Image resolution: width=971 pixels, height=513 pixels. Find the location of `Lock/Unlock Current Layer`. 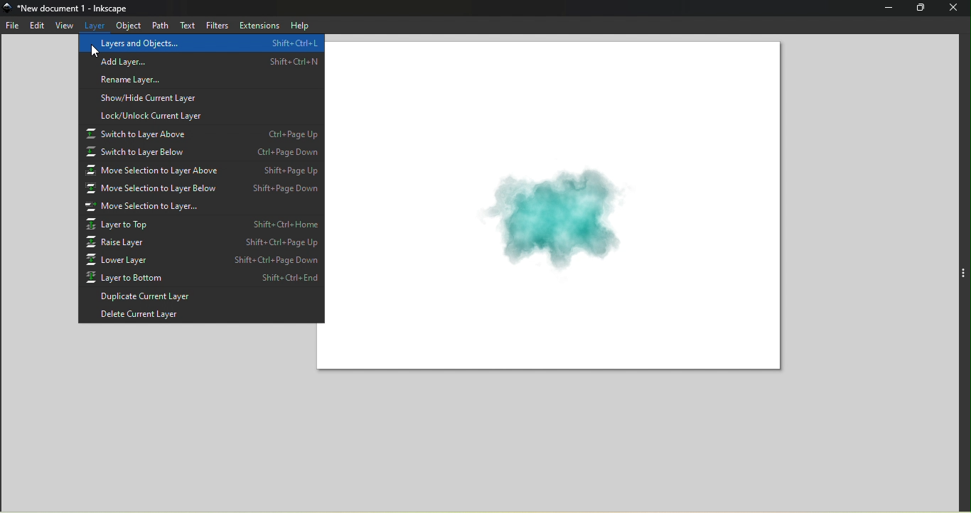

Lock/Unlock Current Layer is located at coordinates (201, 115).